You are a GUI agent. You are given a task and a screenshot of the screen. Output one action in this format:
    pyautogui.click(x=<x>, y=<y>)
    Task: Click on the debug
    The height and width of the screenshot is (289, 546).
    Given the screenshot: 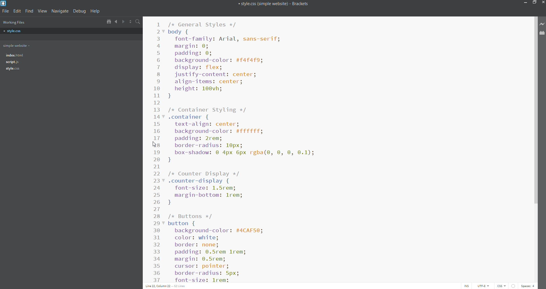 What is the action you would take?
    pyautogui.click(x=80, y=11)
    